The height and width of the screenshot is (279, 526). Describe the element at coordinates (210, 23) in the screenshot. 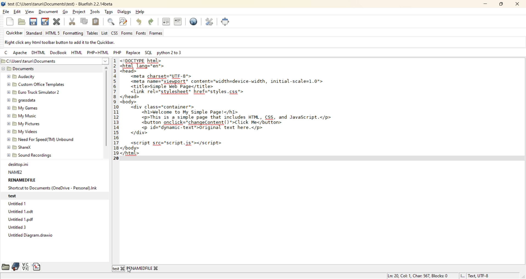

I see `edit preferences` at that location.